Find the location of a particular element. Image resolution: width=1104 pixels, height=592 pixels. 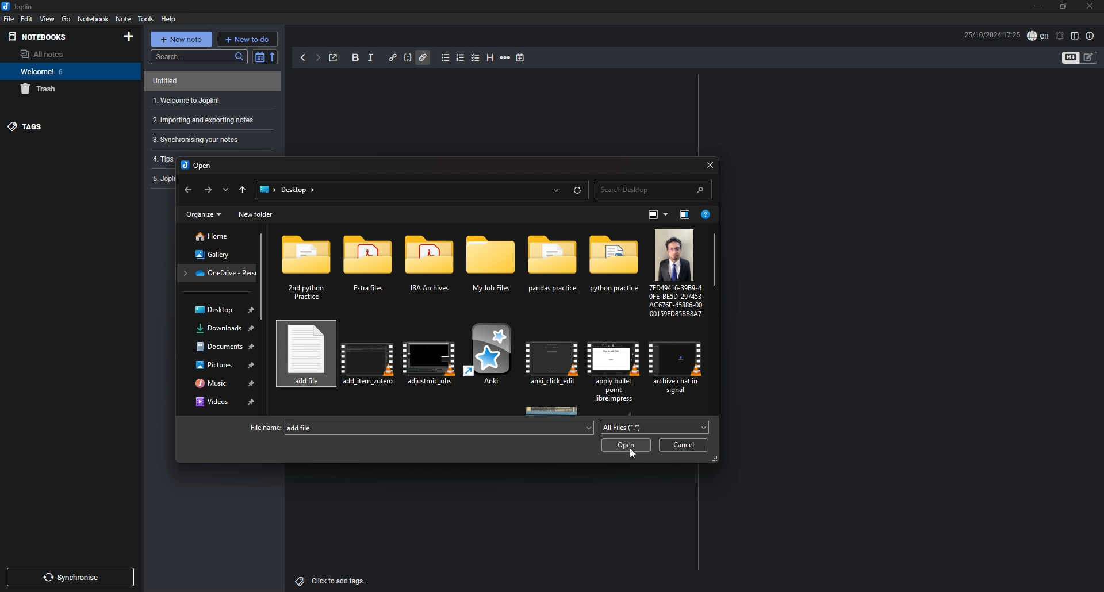

checkbox is located at coordinates (476, 58).